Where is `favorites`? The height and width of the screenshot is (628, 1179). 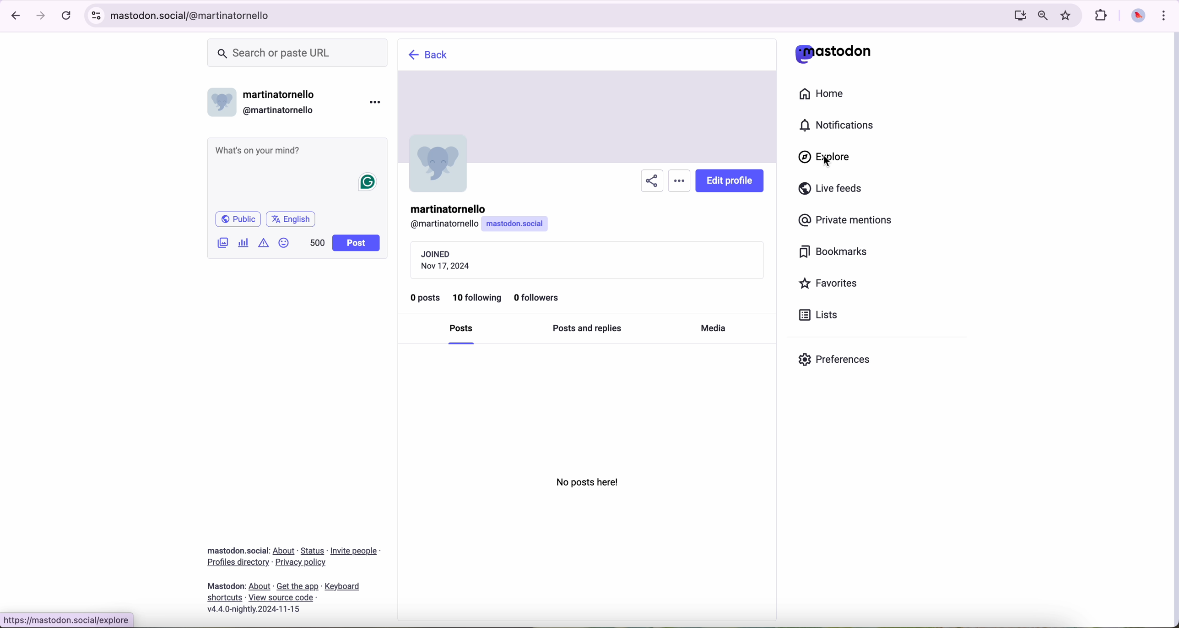 favorites is located at coordinates (1067, 15).